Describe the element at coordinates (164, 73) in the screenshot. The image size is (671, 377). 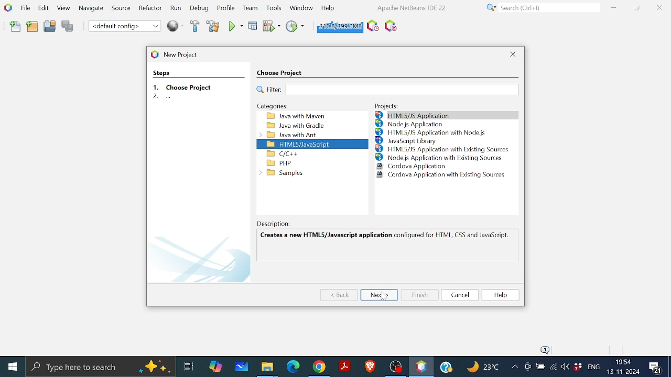
I see `steps` at that location.